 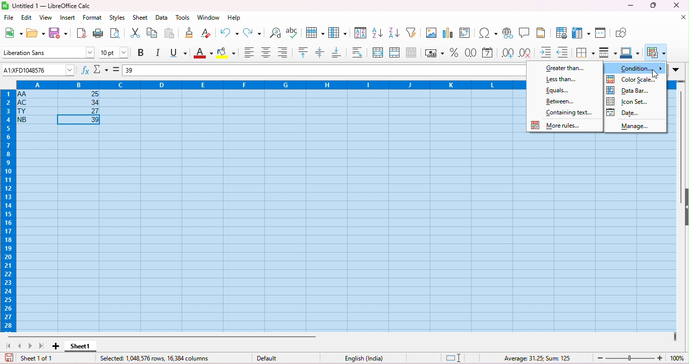 What do you see at coordinates (37, 358) in the screenshot?
I see `sheet 1 of 1` at bounding box center [37, 358].